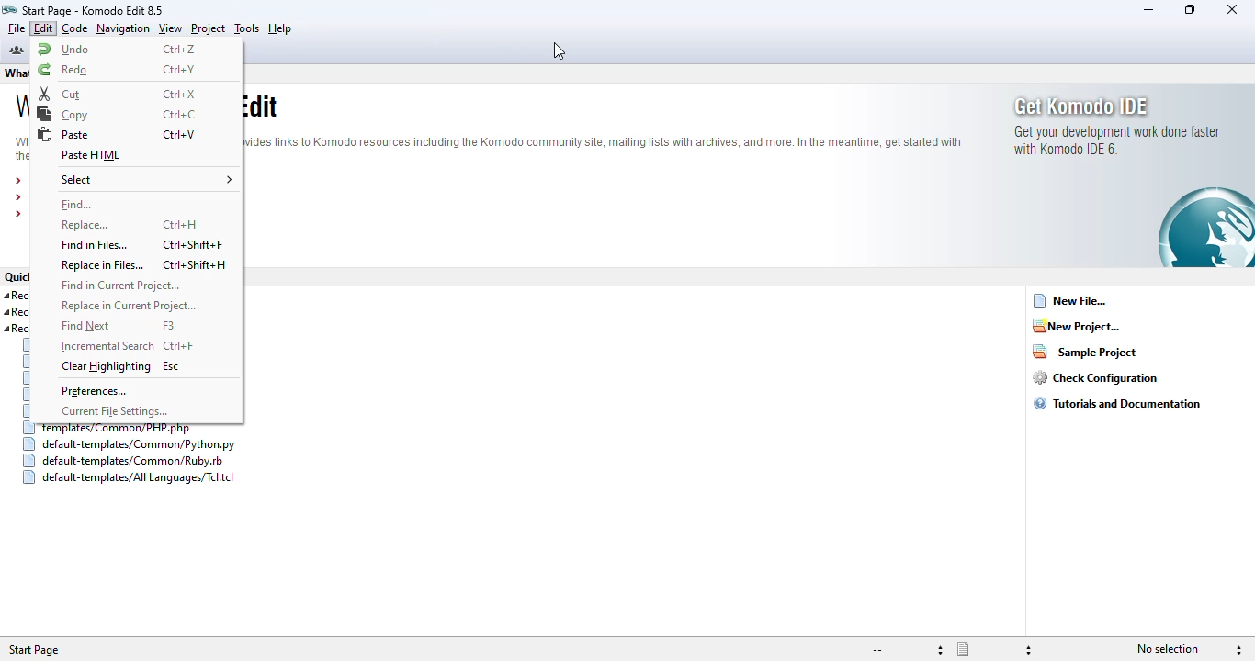 This screenshot has height=661, width=1255. I want to click on minimize, so click(1148, 10).